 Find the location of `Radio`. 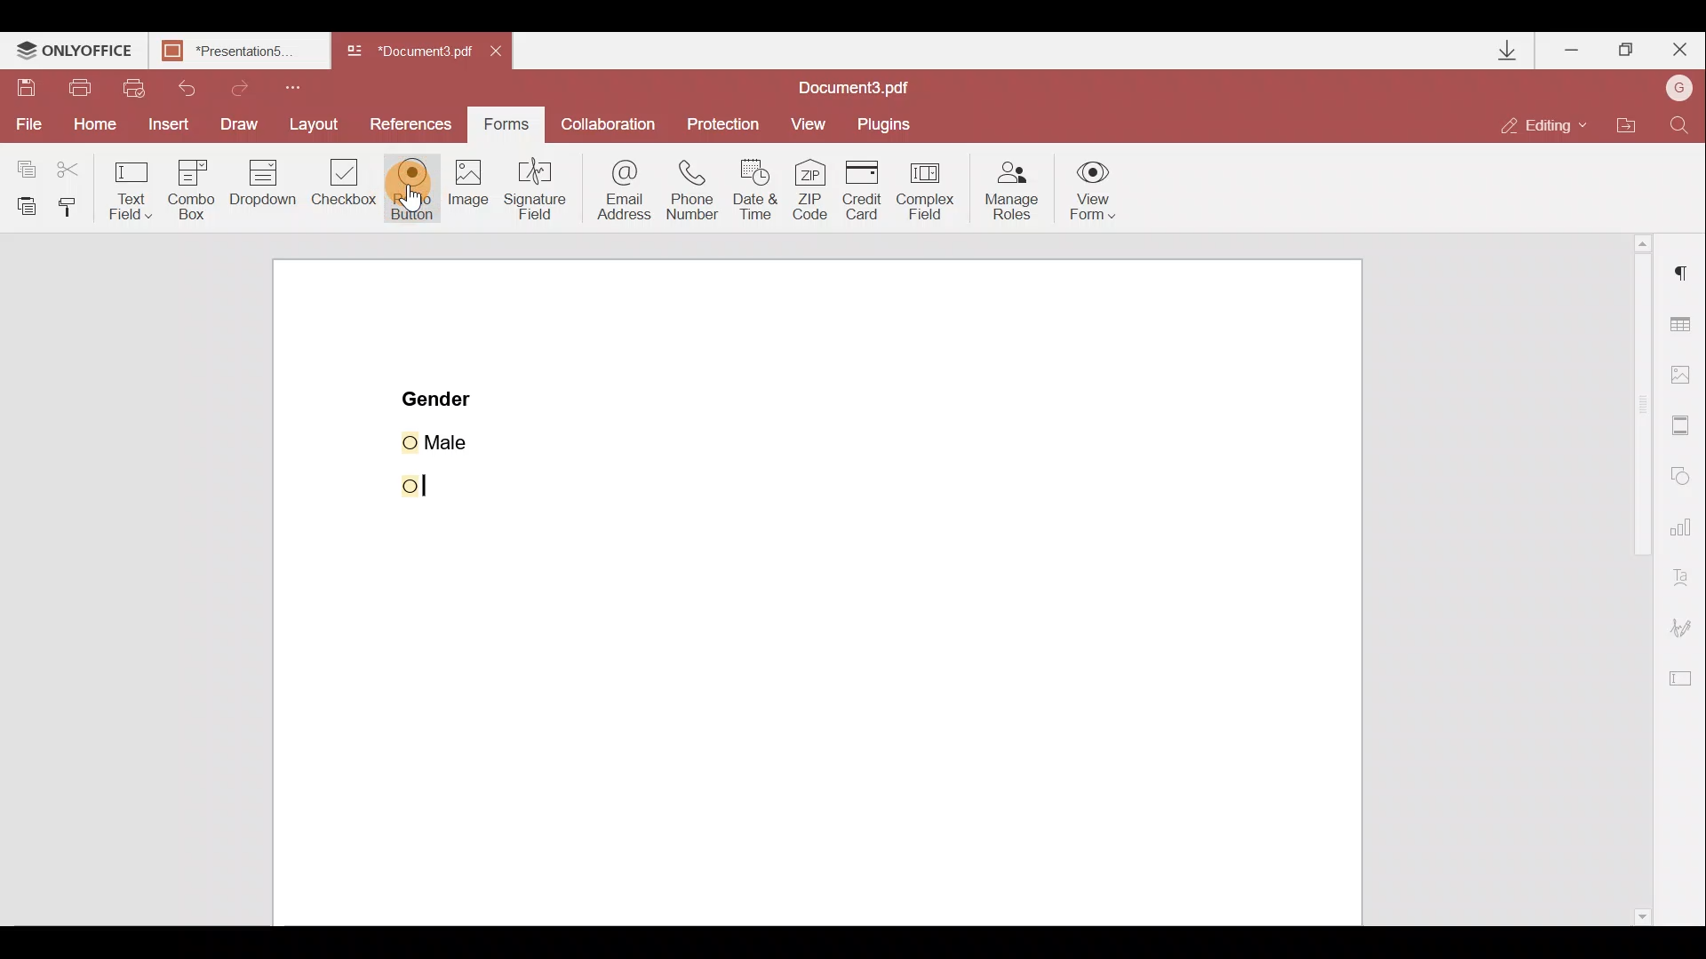

Radio is located at coordinates (412, 189).